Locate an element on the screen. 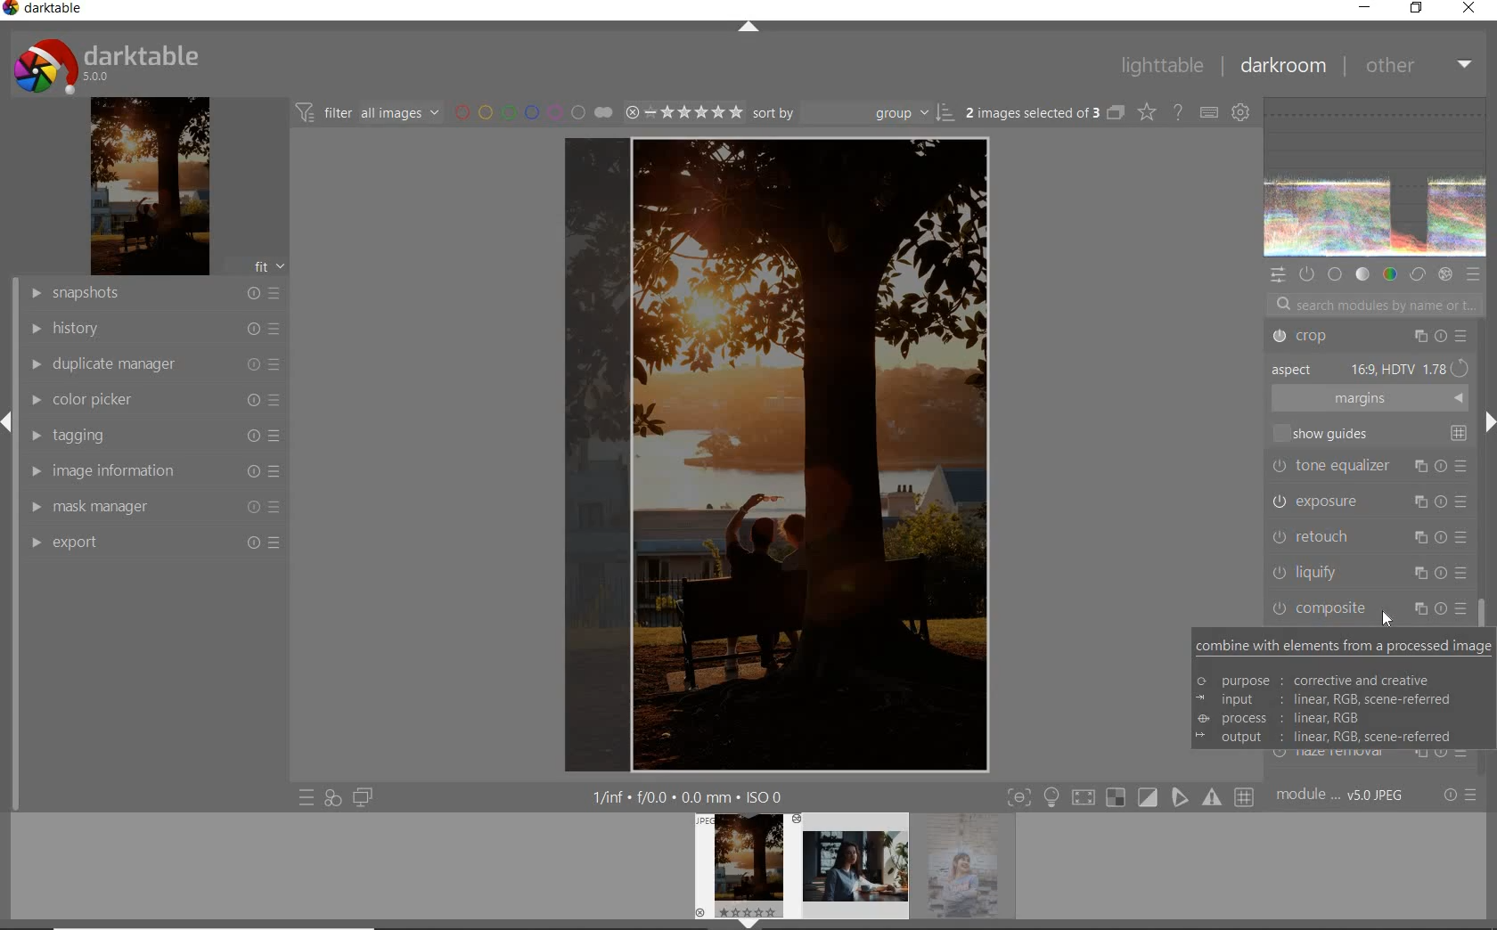  image preview is located at coordinates (855, 871).